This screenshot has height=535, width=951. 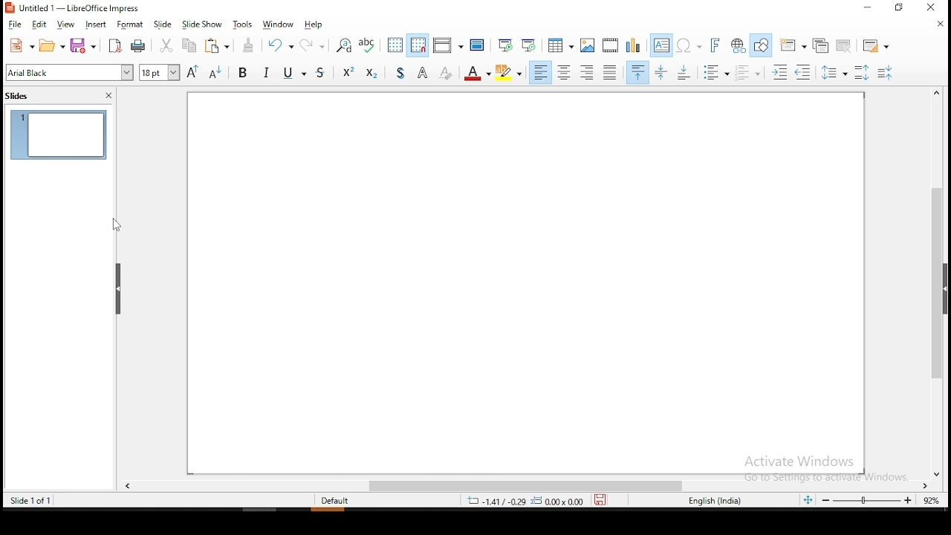 I want to click on delete slide, so click(x=843, y=47).